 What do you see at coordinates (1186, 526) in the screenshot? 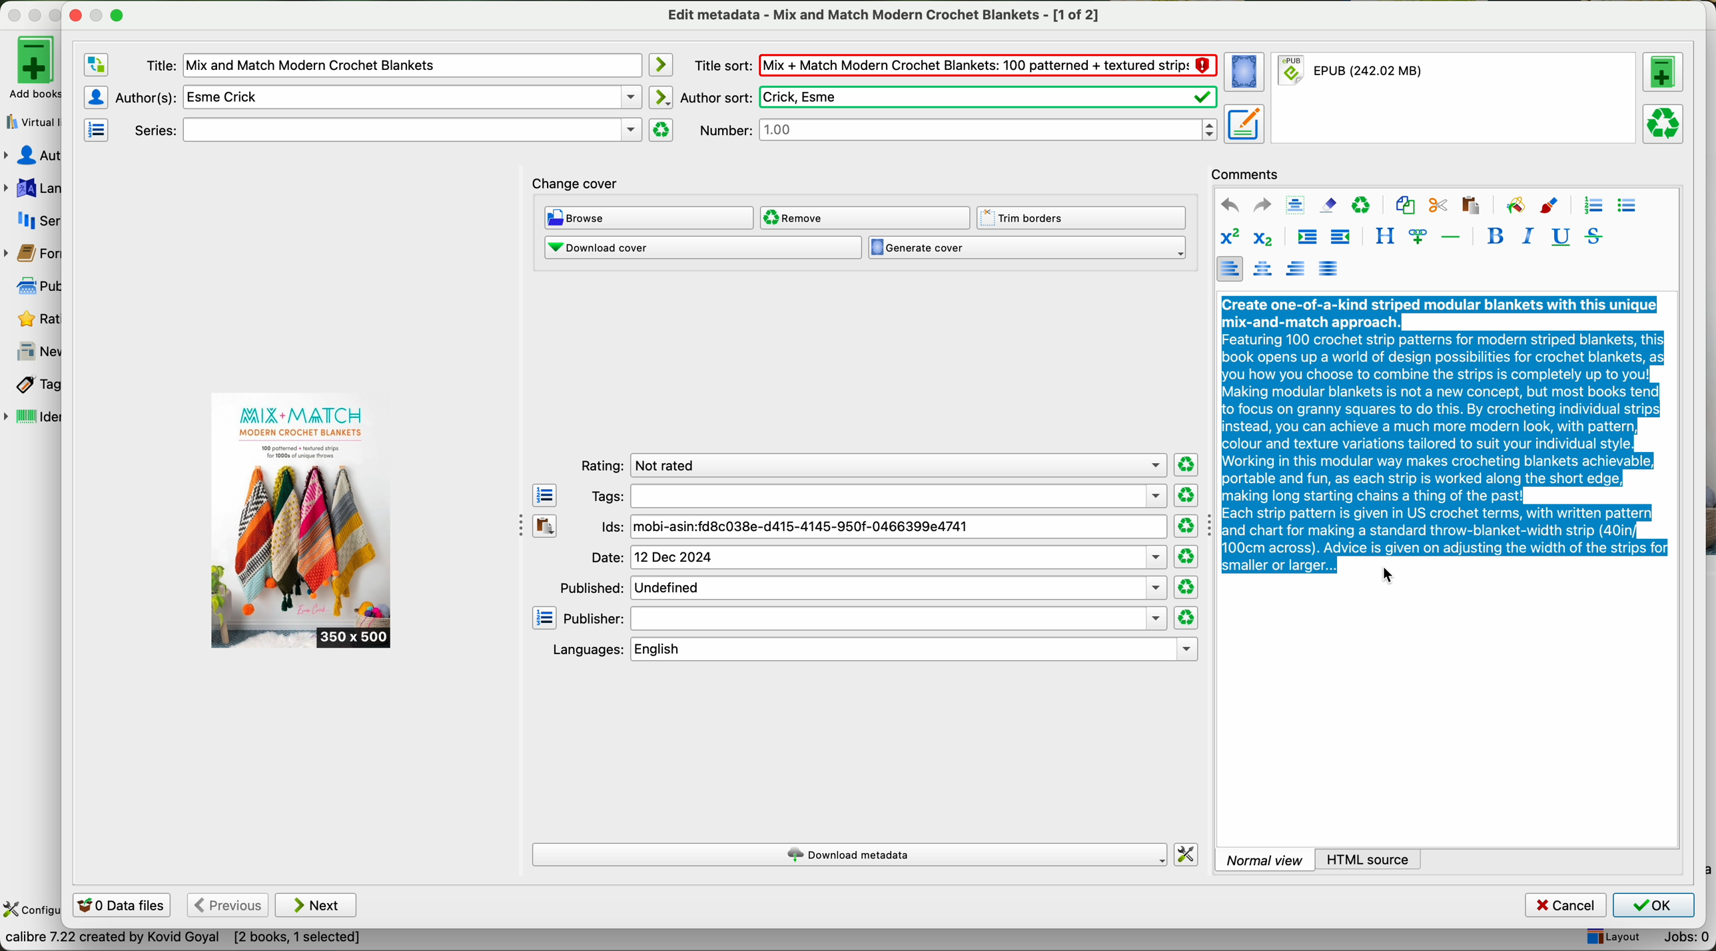
I see `clear rating` at bounding box center [1186, 526].